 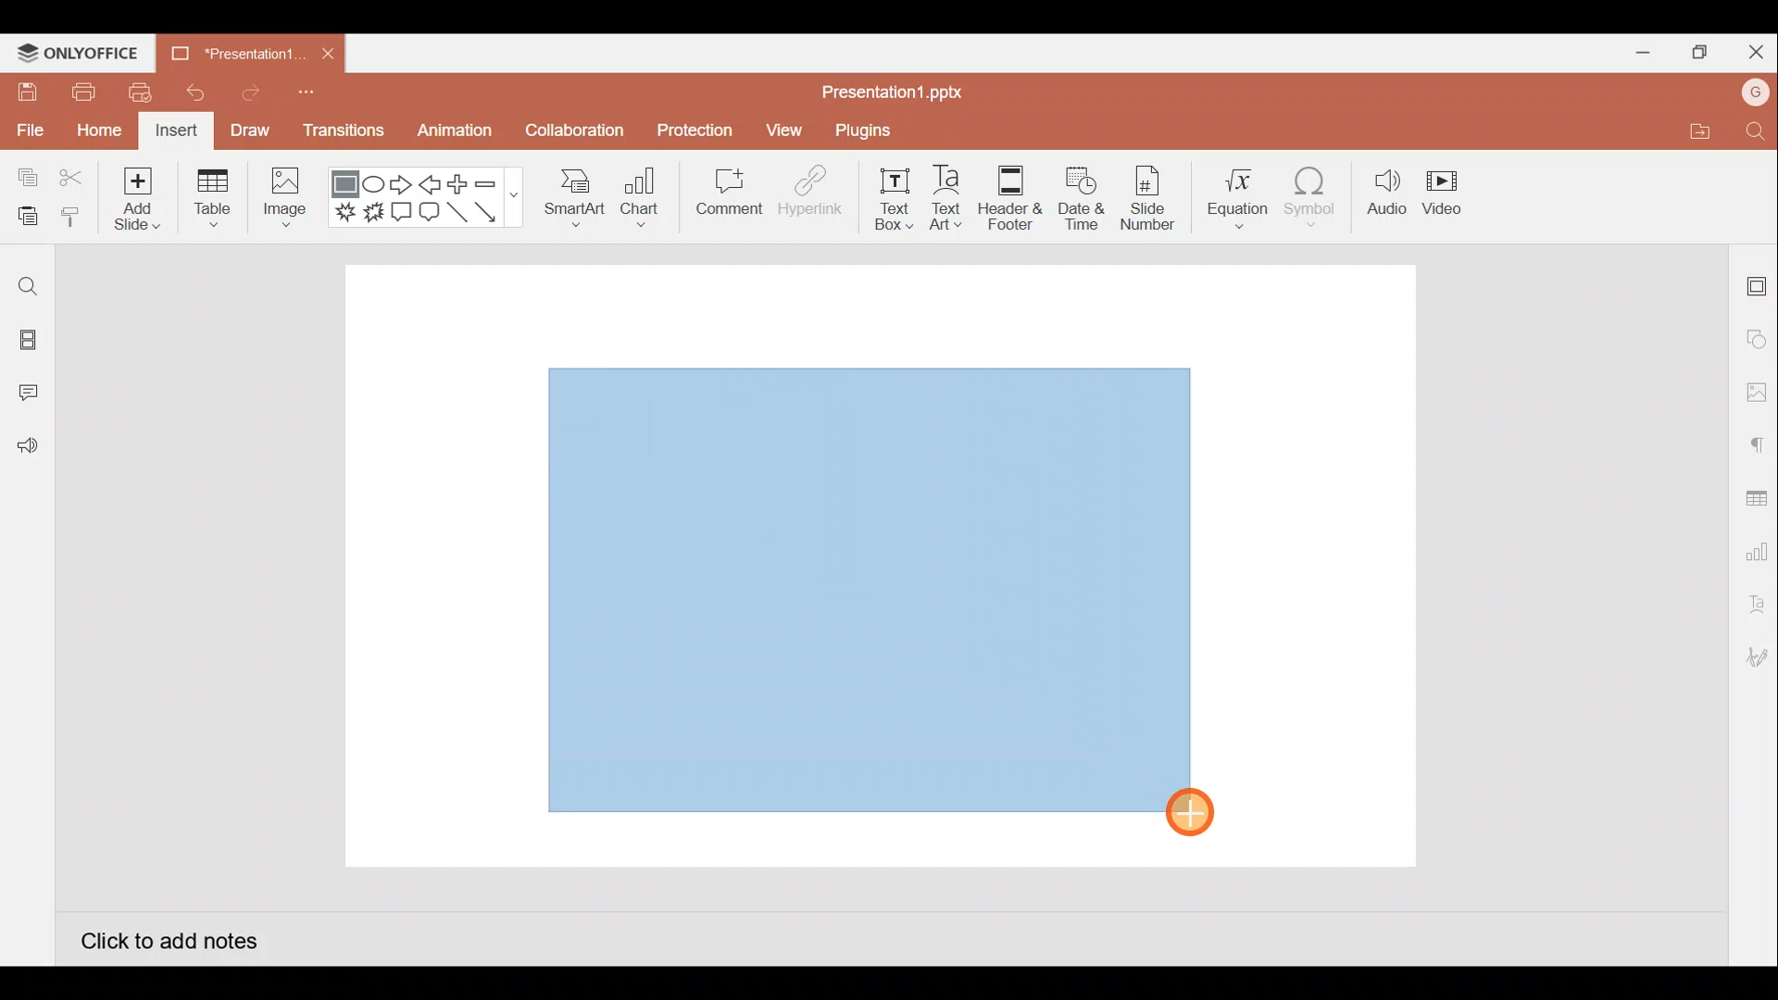 What do you see at coordinates (572, 138) in the screenshot?
I see `Collaboration` at bounding box center [572, 138].